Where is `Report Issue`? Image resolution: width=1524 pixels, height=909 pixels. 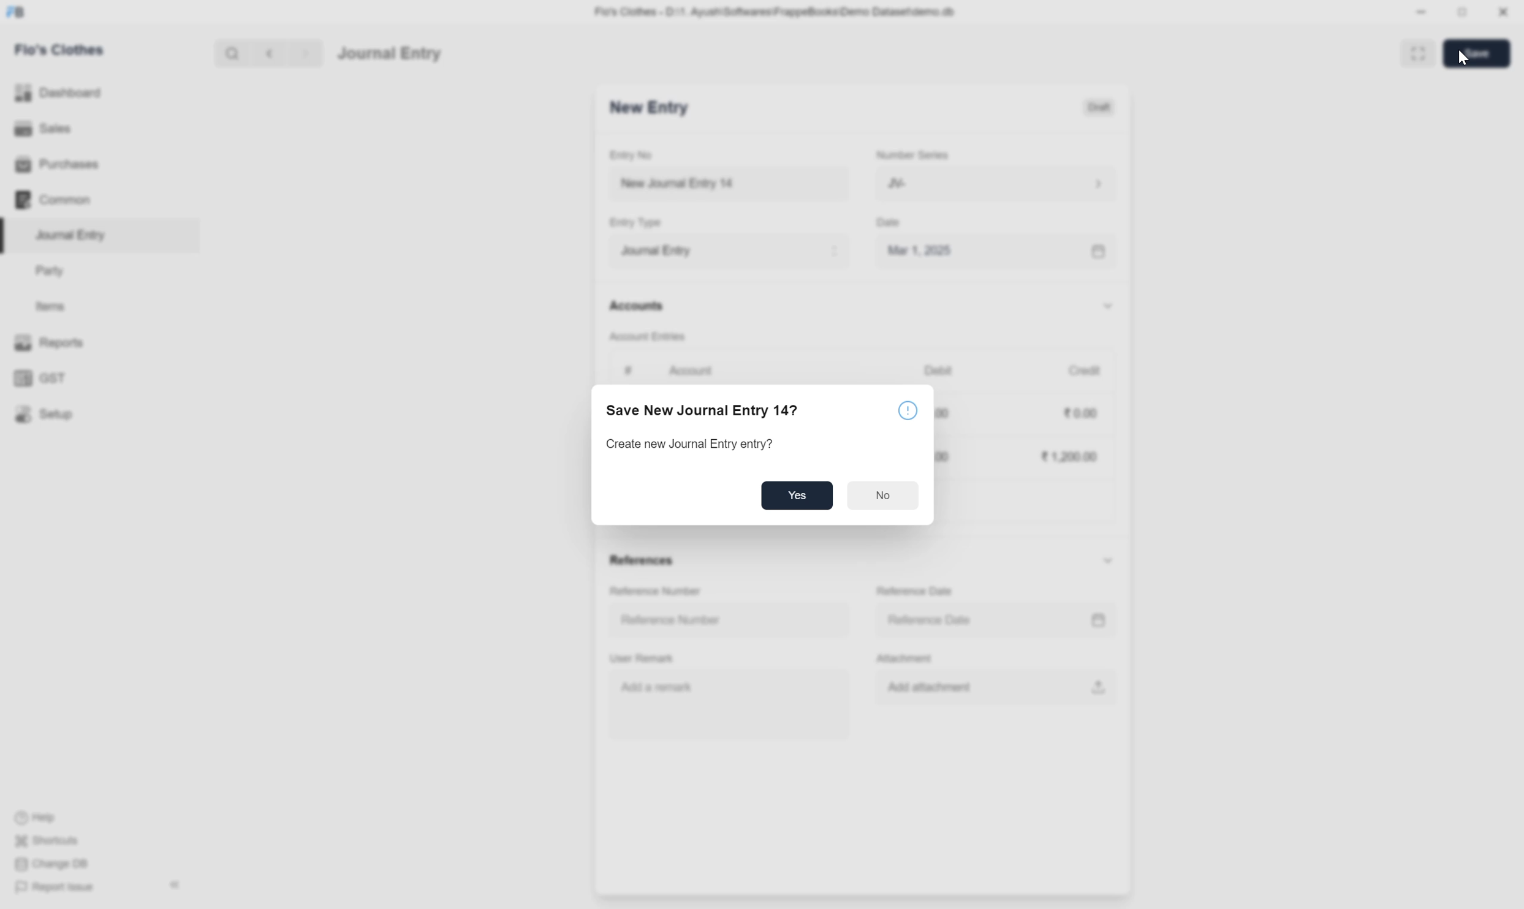
Report Issue is located at coordinates (59, 888).